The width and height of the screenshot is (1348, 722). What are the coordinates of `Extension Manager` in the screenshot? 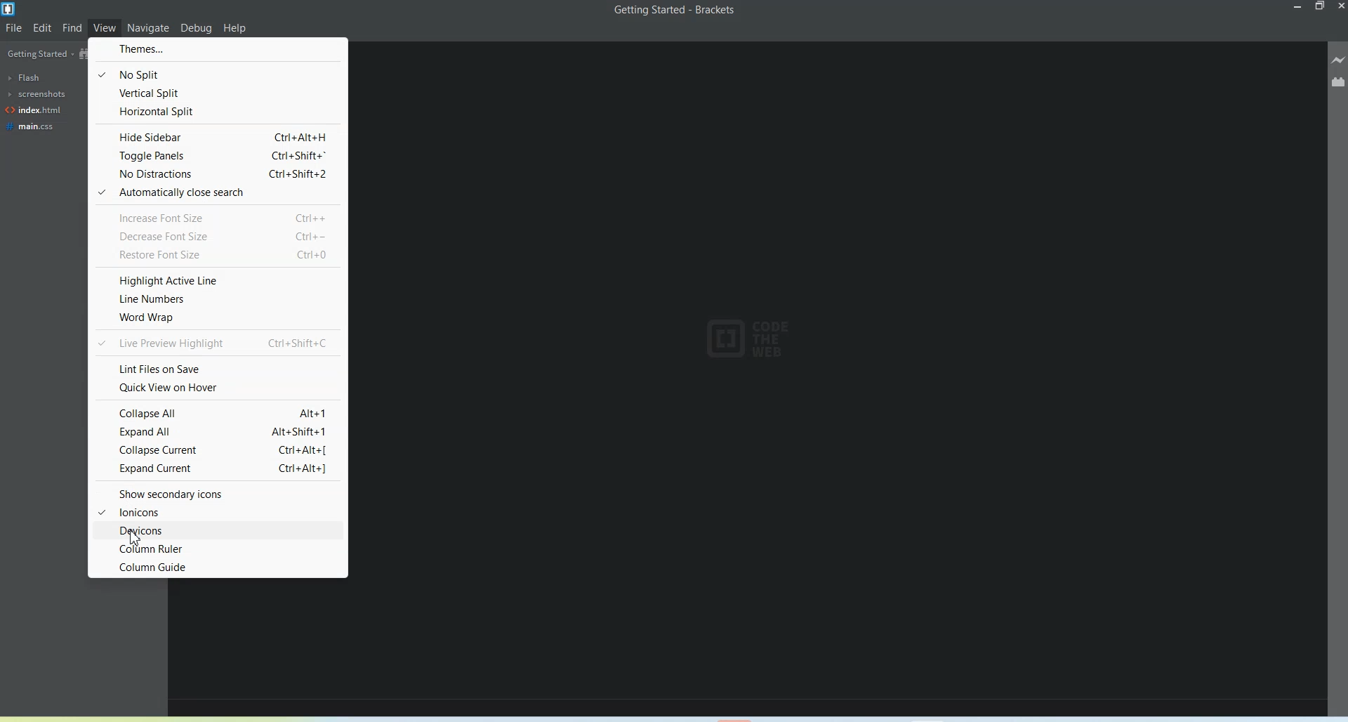 It's located at (1338, 81).